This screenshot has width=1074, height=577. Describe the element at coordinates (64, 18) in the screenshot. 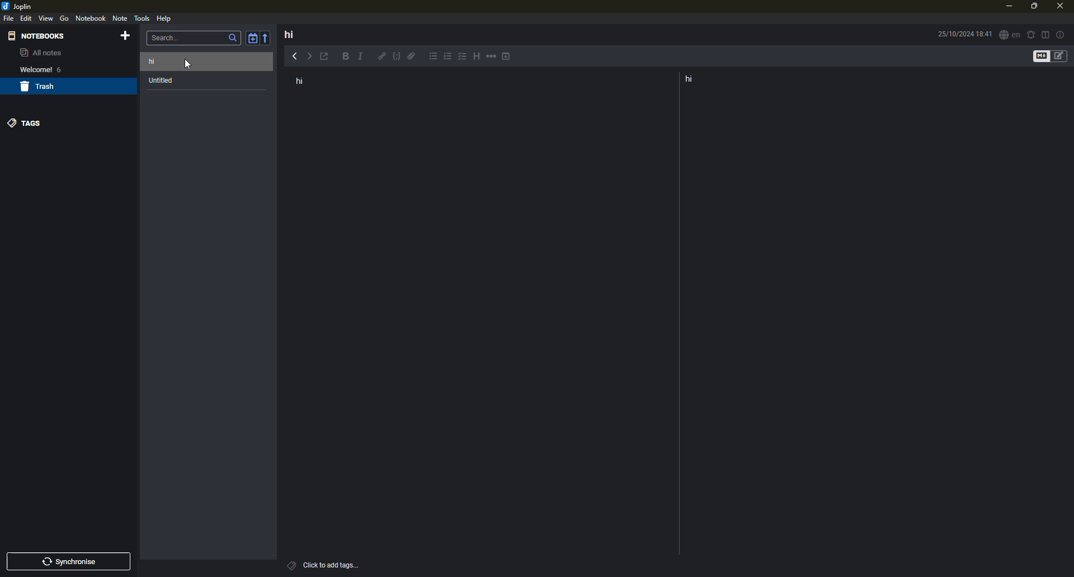

I see `go` at that location.